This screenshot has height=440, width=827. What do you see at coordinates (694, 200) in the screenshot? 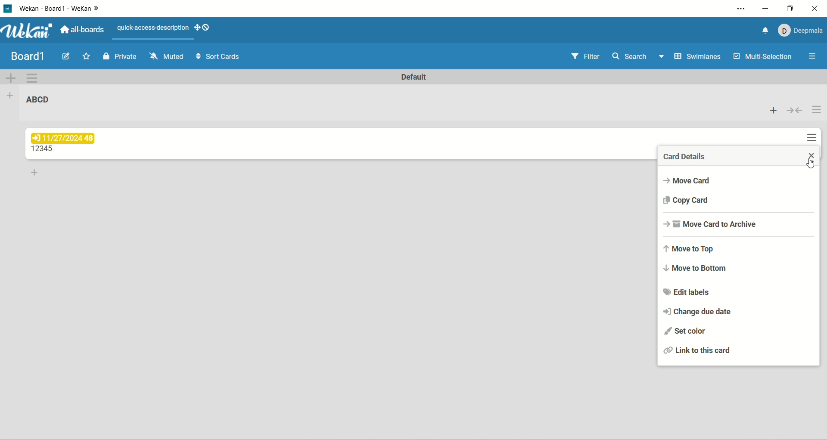
I see `copy card` at bounding box center [694, 200].